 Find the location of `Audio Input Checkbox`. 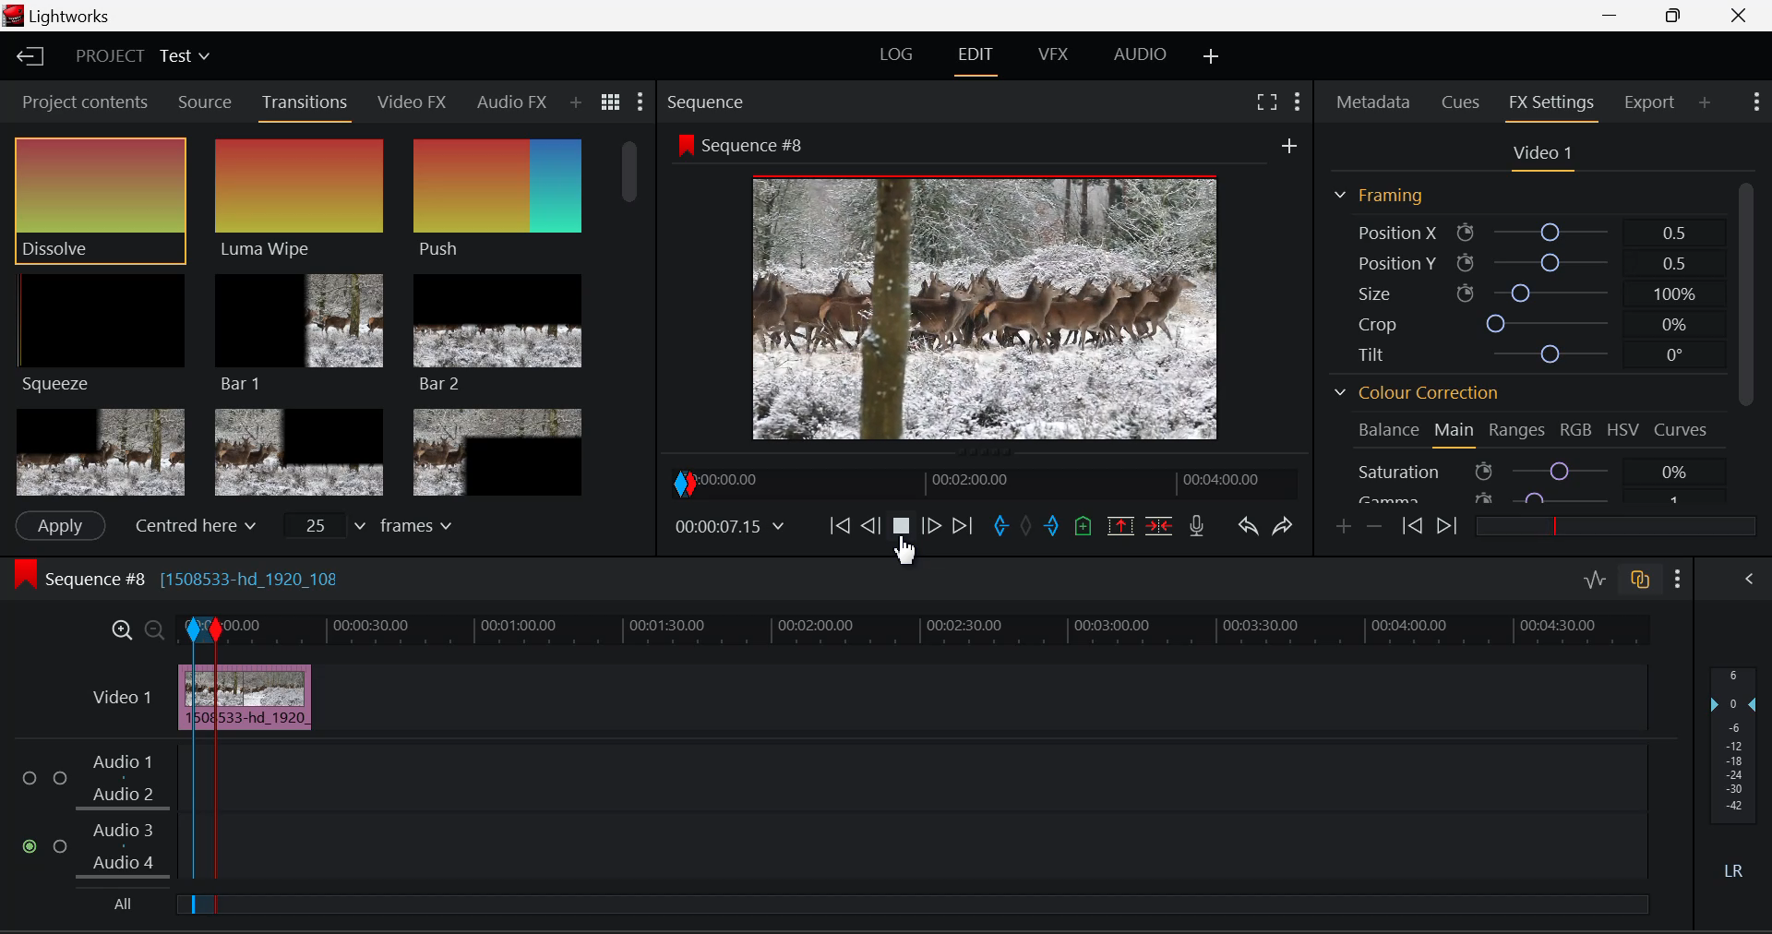

Audio Input Checkbox is located at coordinates (31, 847).